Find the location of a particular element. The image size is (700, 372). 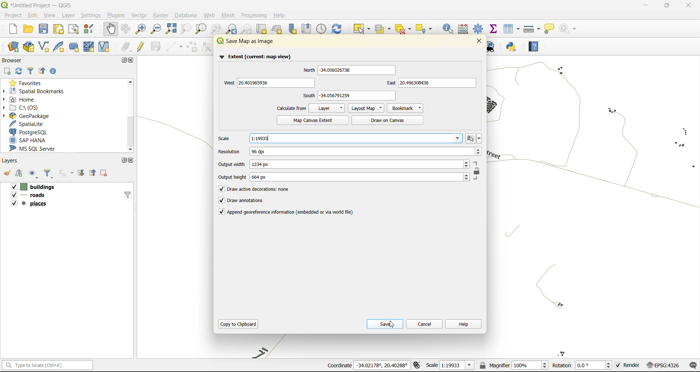

postgresql is located at coordinates (30, 131).